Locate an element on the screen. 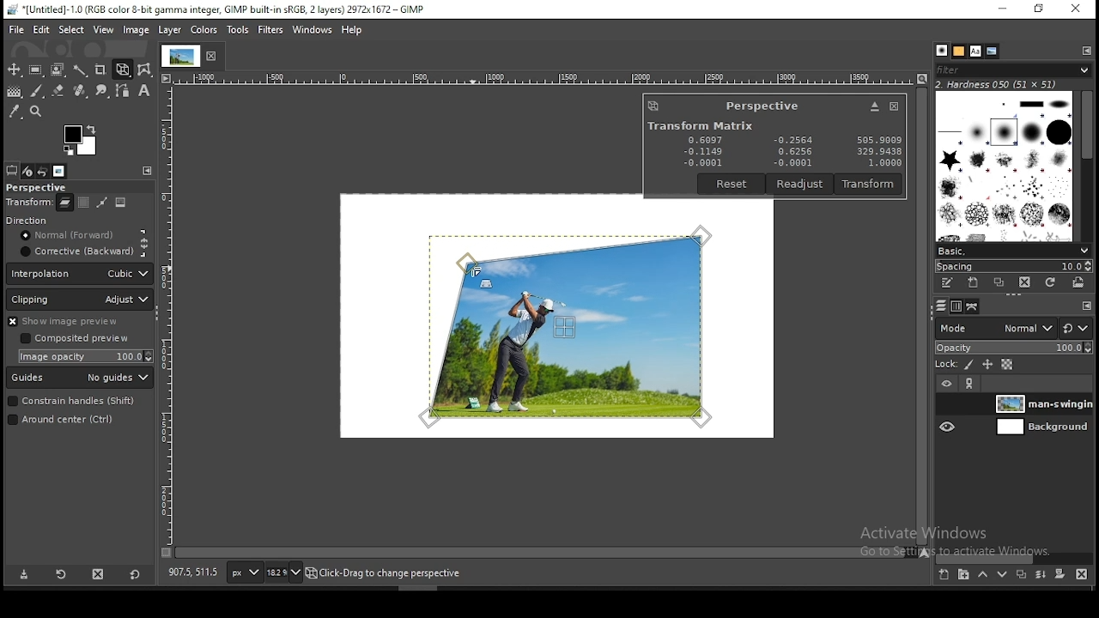  text tool is located at coordinates (144, 92).